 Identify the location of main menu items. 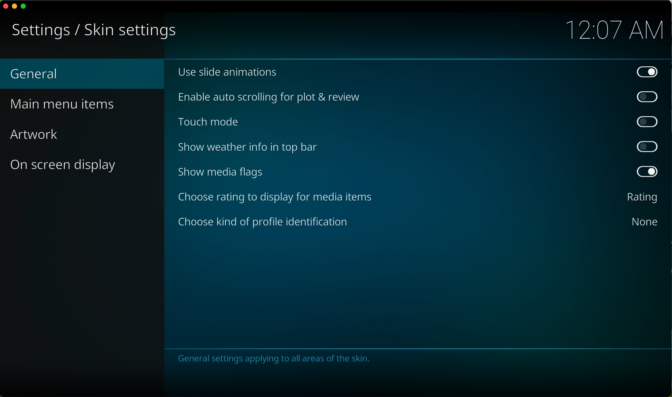
(66, 105).